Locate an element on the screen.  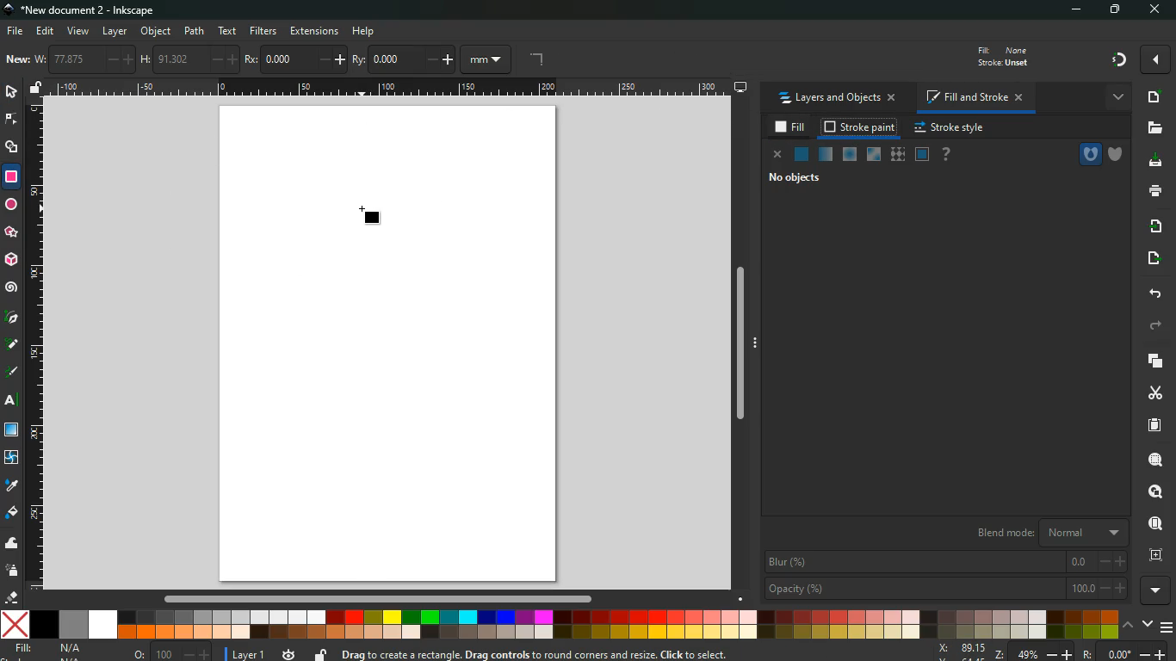
text is located at coordinates (229, 32).